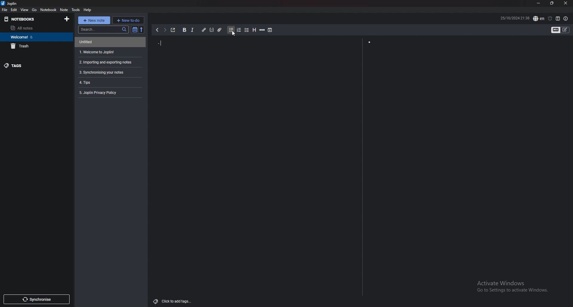 This screenshot has width=573, height=307. What do you see at coordinates (558, 19) in the screenshot?
I see `Toggle editor layout` at bounding box center [558, 19].